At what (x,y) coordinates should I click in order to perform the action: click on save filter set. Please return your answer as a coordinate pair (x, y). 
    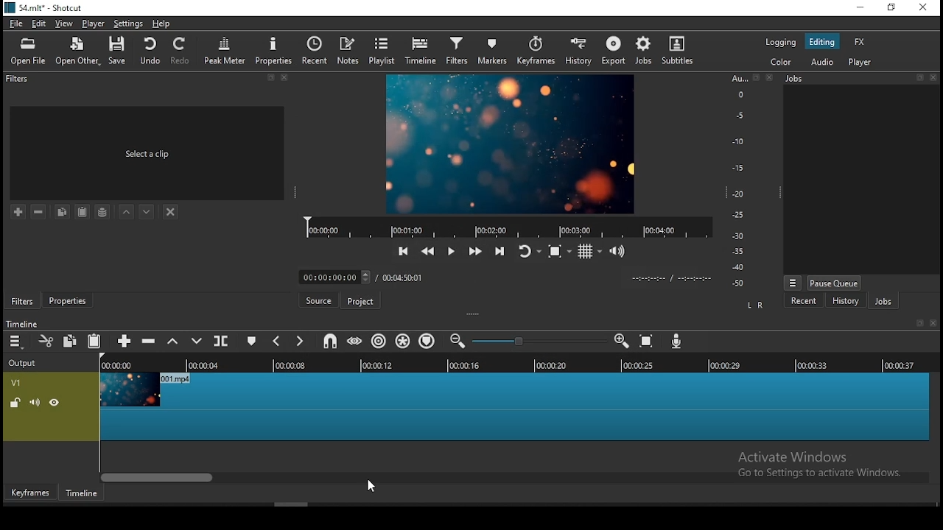
    Looking at the image, I should click on (102, 210).